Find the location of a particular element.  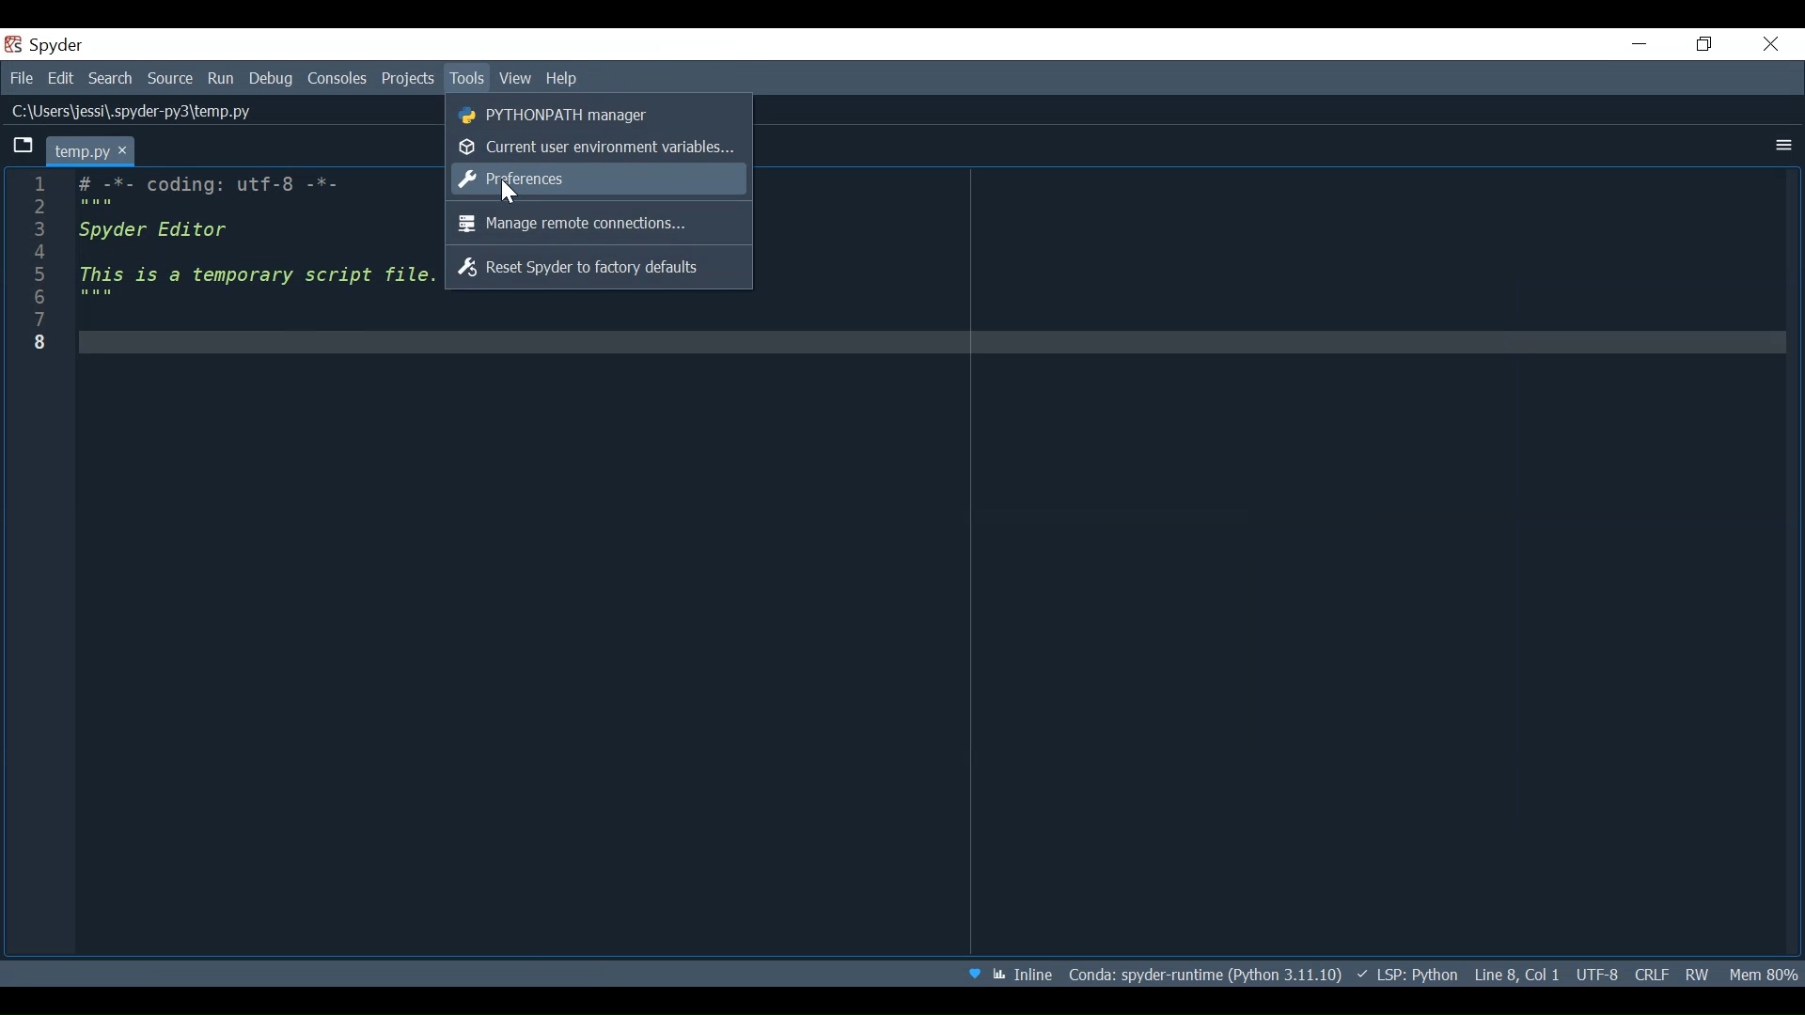

Cursor is located at coordinates (35, 260).